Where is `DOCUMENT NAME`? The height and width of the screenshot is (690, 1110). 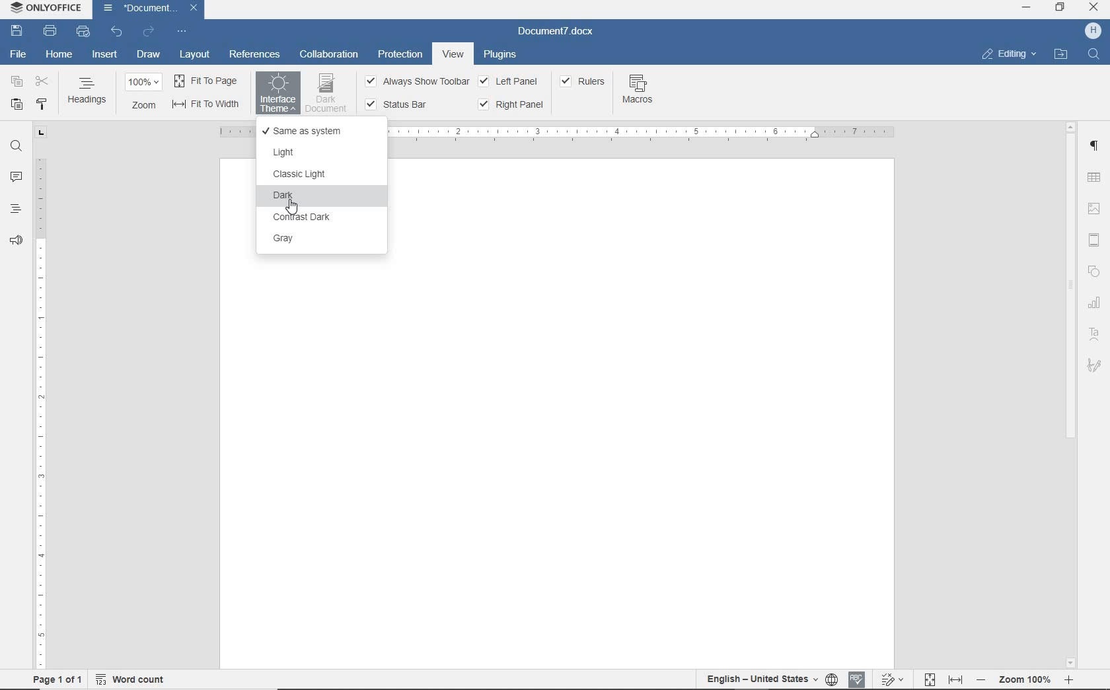 DOCUMENT NAME is located at coordinates (151, 9).